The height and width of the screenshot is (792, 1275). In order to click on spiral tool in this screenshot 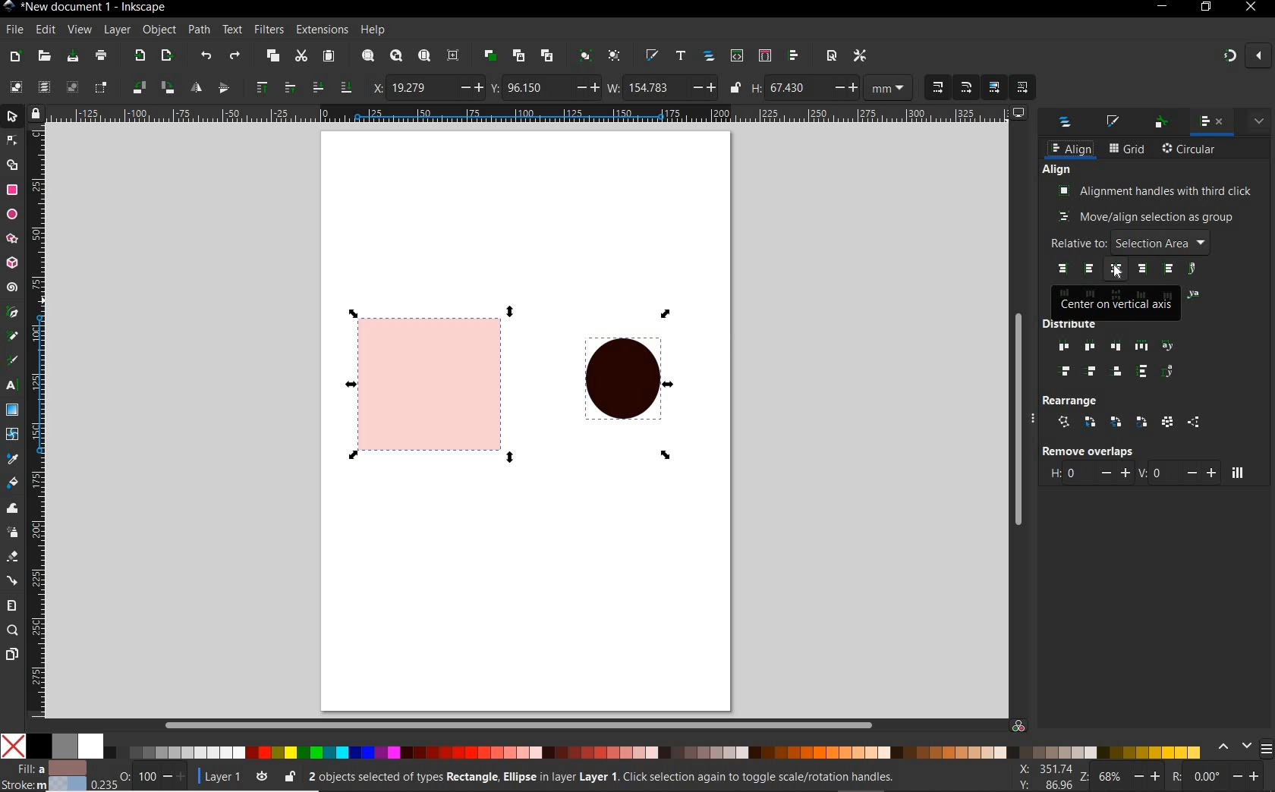, I will do `click(12, 287)`.